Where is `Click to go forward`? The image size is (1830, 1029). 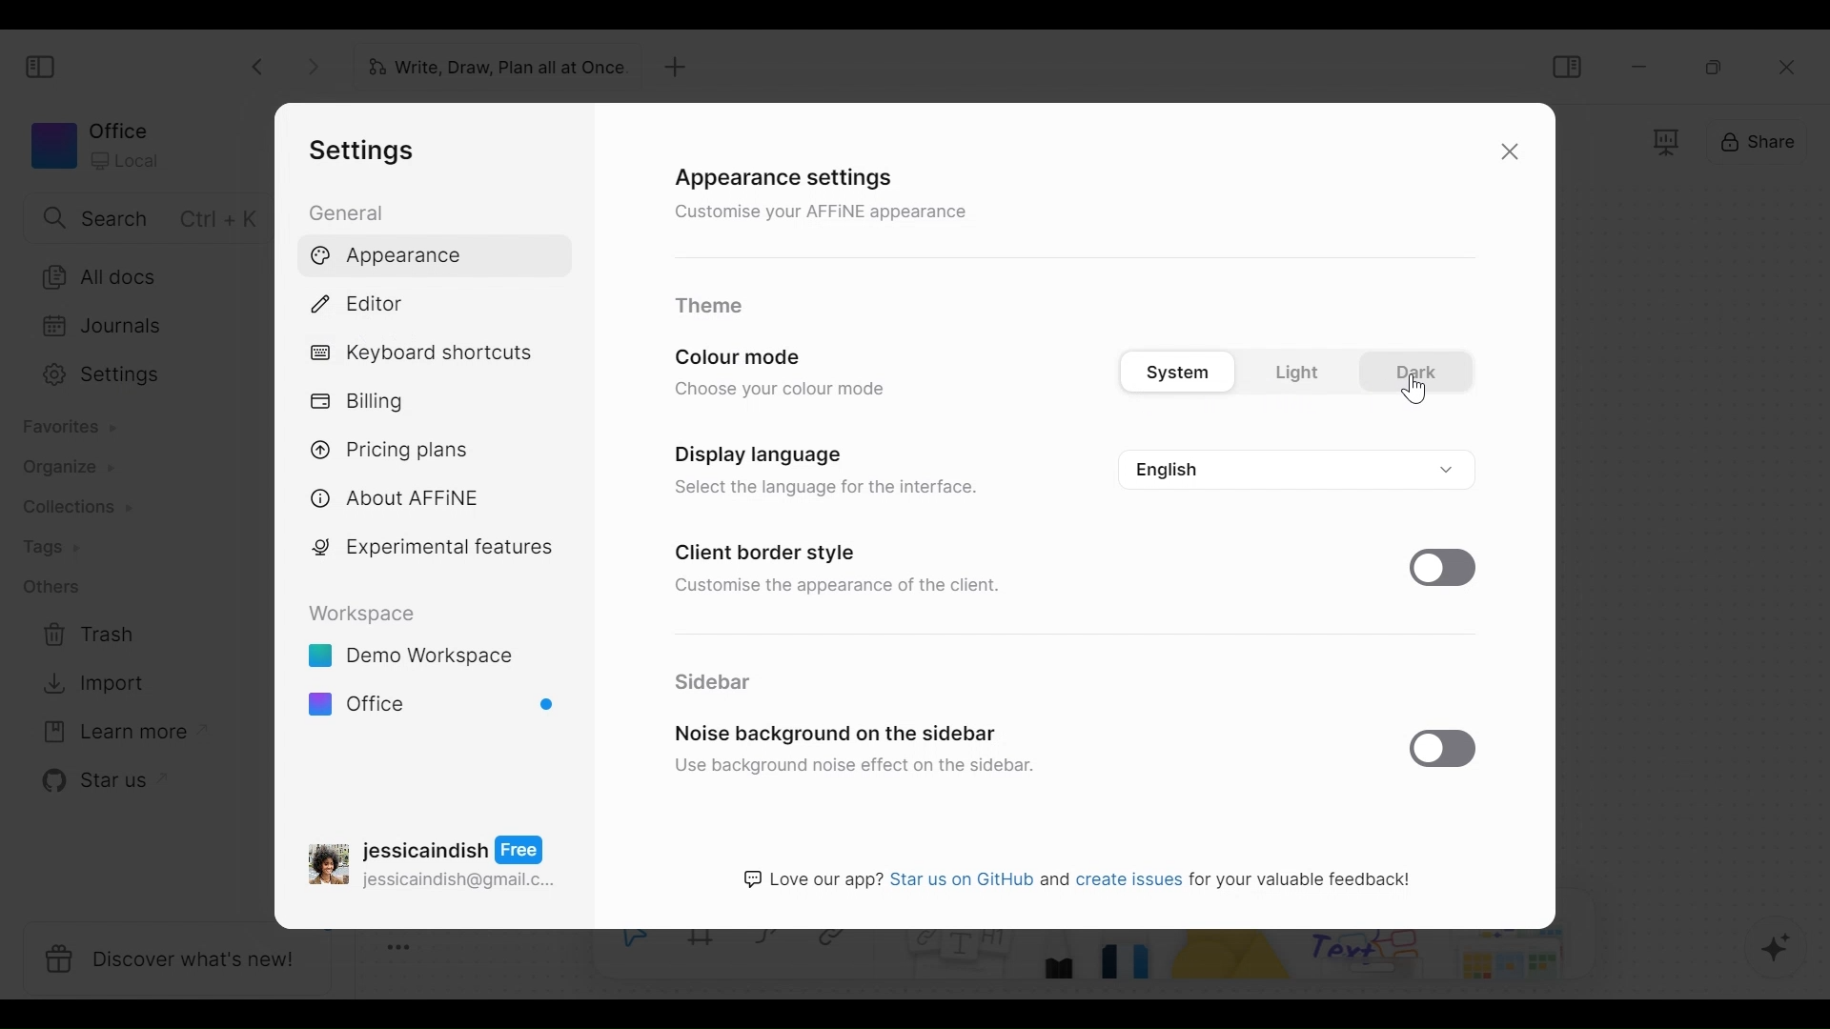
Click to go forward is located at coordinates (307, 67).